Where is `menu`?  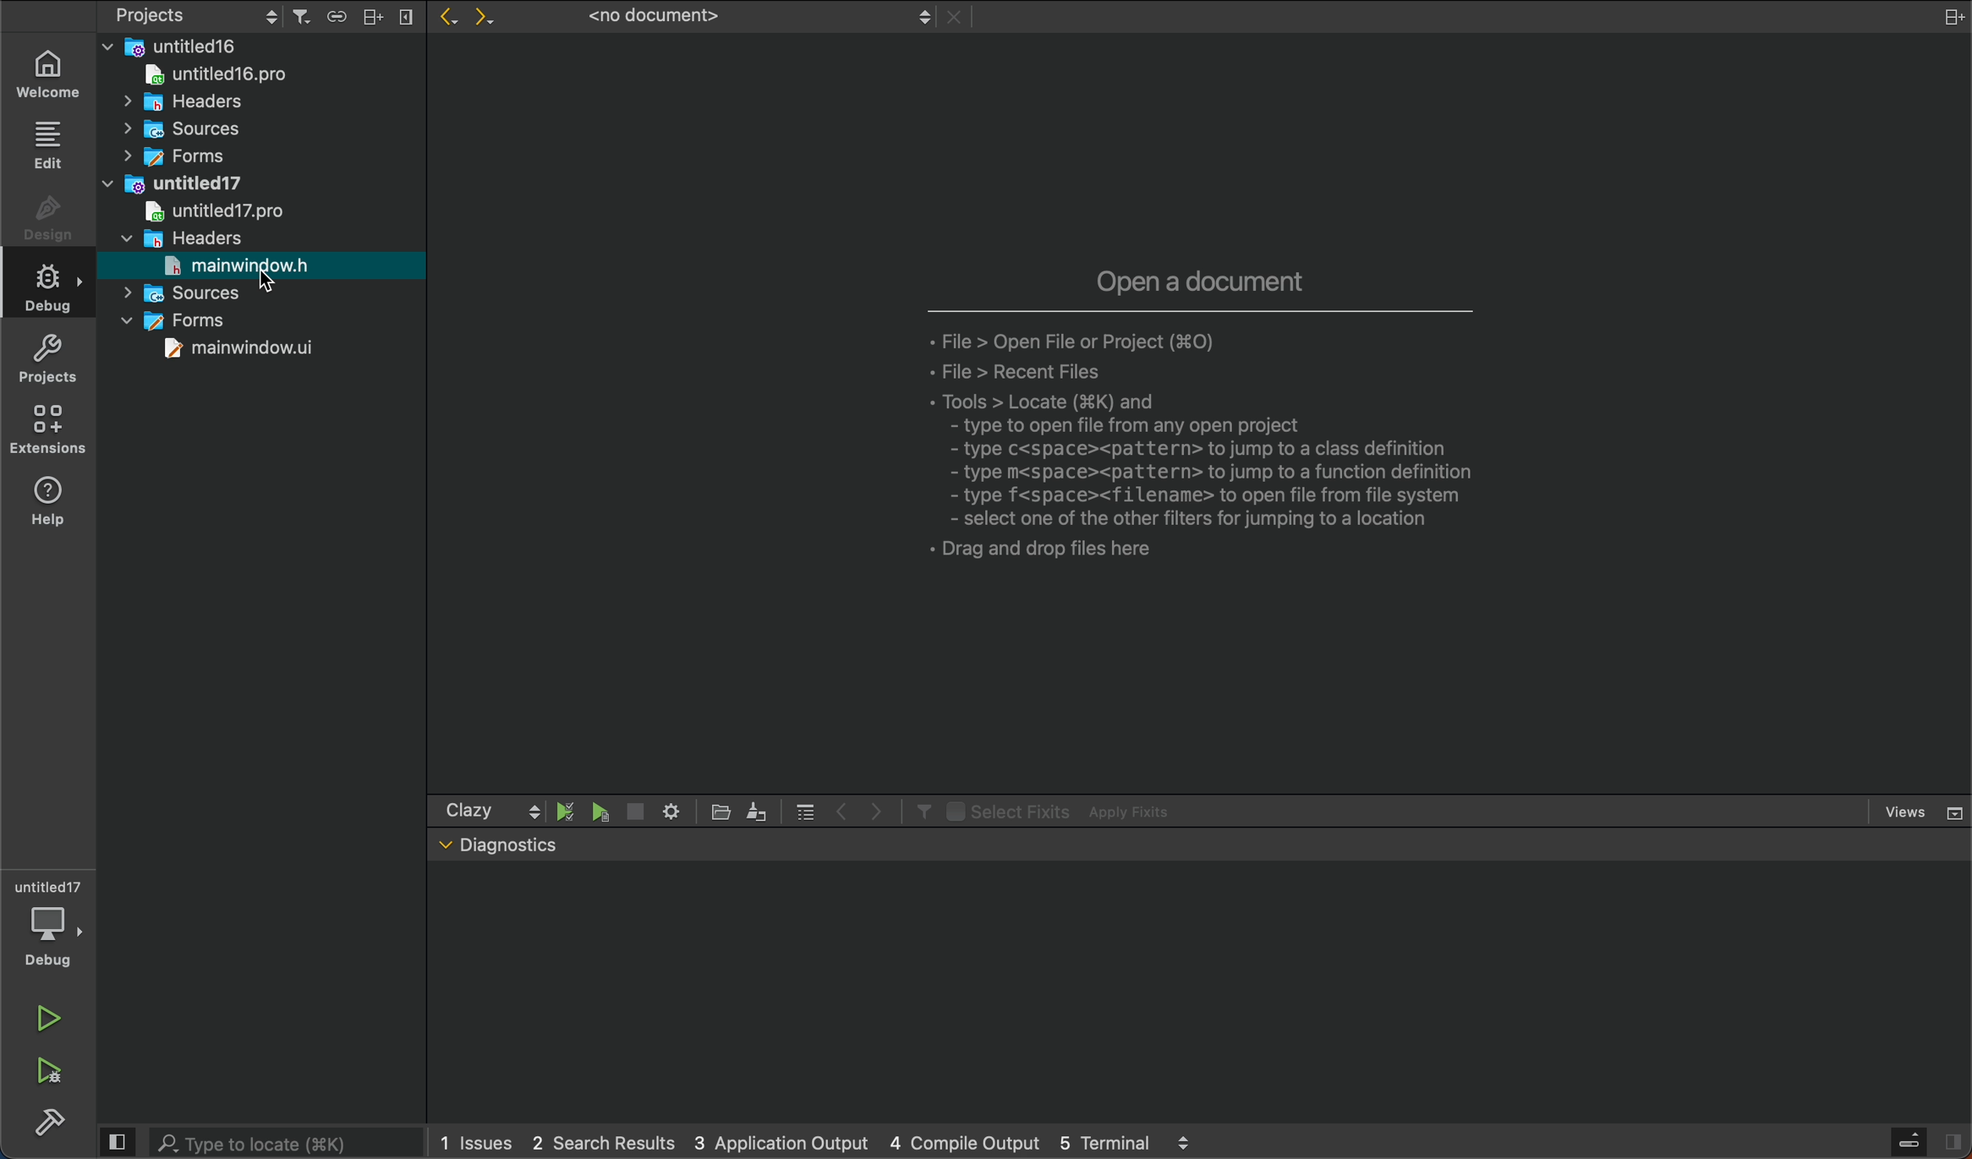
menu is located at coordinates (805, 810).